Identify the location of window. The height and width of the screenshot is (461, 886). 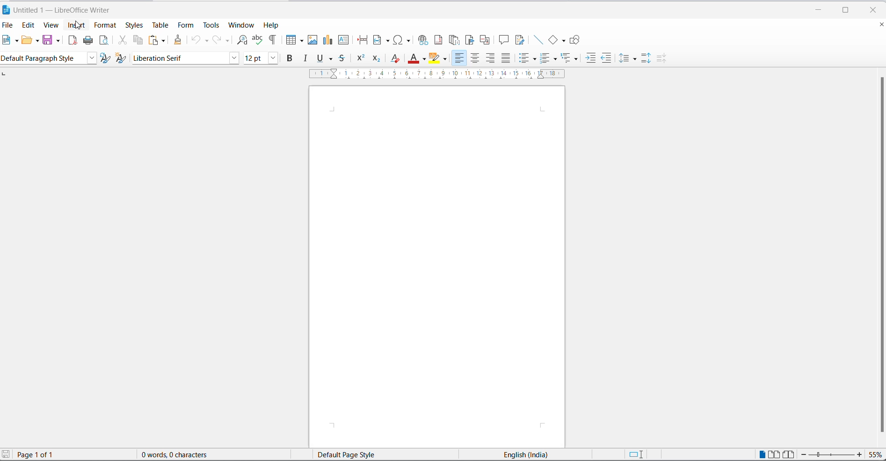
(243, 25).